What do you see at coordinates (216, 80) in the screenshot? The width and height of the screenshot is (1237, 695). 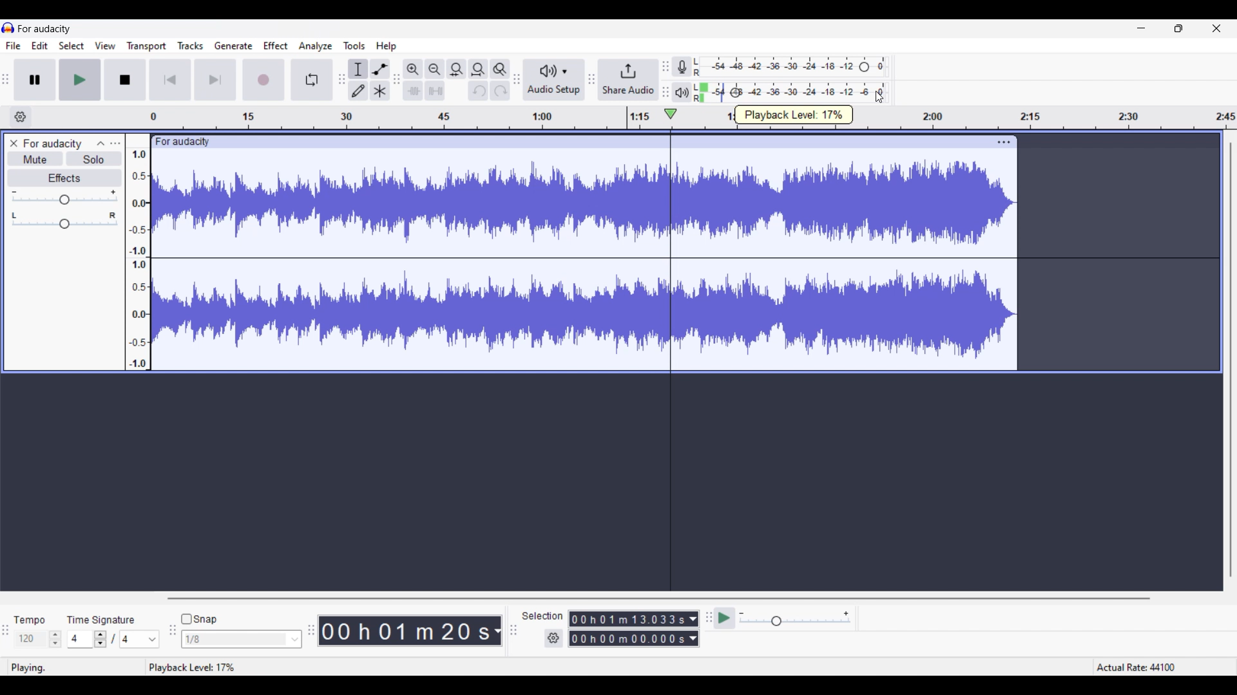 I see `Skip/Select to end` at bounding box center [216, 80].